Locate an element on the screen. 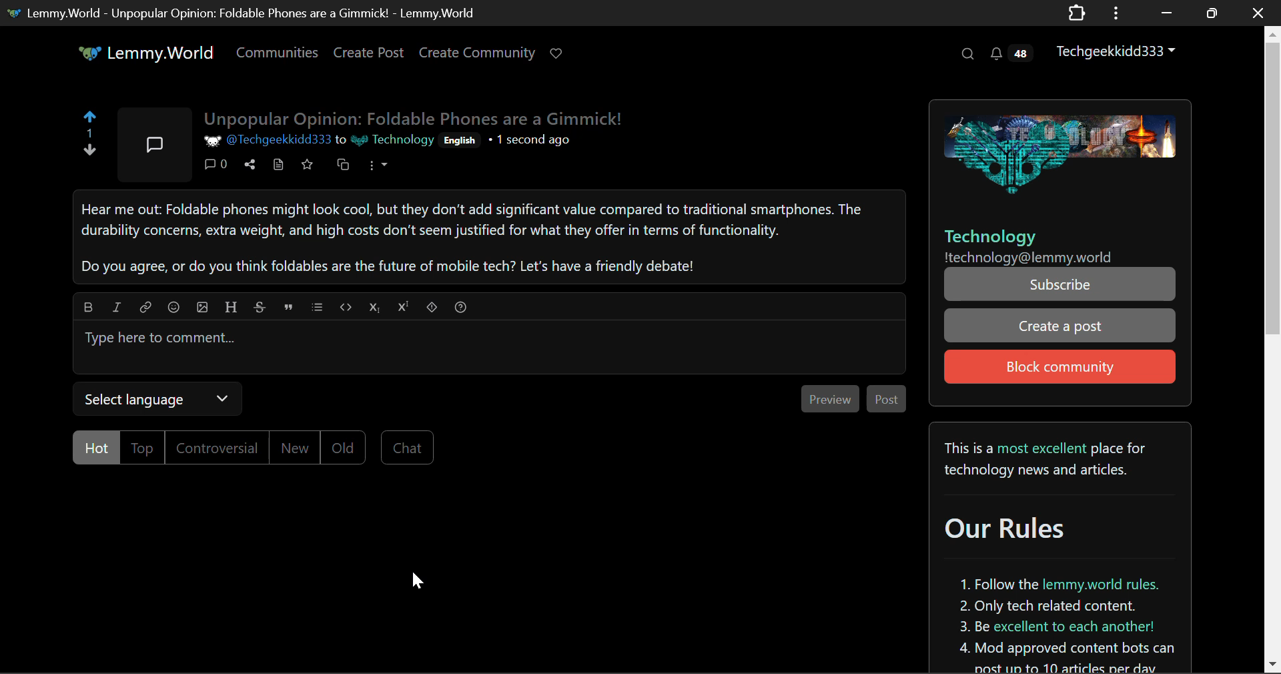 The height and width of the screenshot is (674, 1281). list is located at coordinates (319, 305).